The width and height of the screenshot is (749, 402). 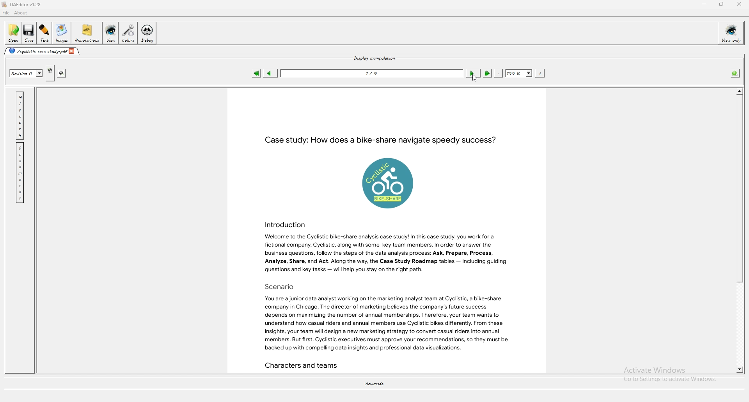 What do you see at coordinates (61, 73) in the screenshot?
I see `save this revision` at bounding box center [61, 73].